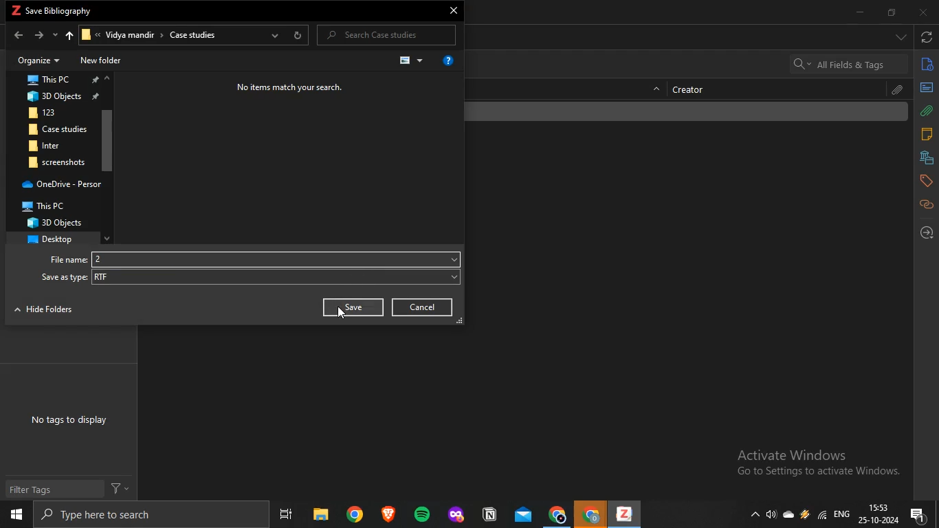  I want to click on desktop, so click(67, 241).